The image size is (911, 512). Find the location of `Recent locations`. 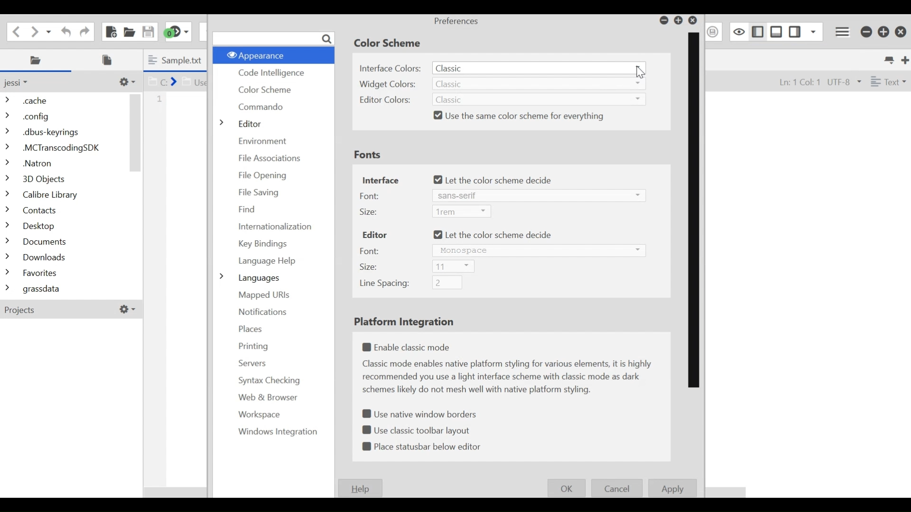

Recent locations is located at coordinates (50, 31).